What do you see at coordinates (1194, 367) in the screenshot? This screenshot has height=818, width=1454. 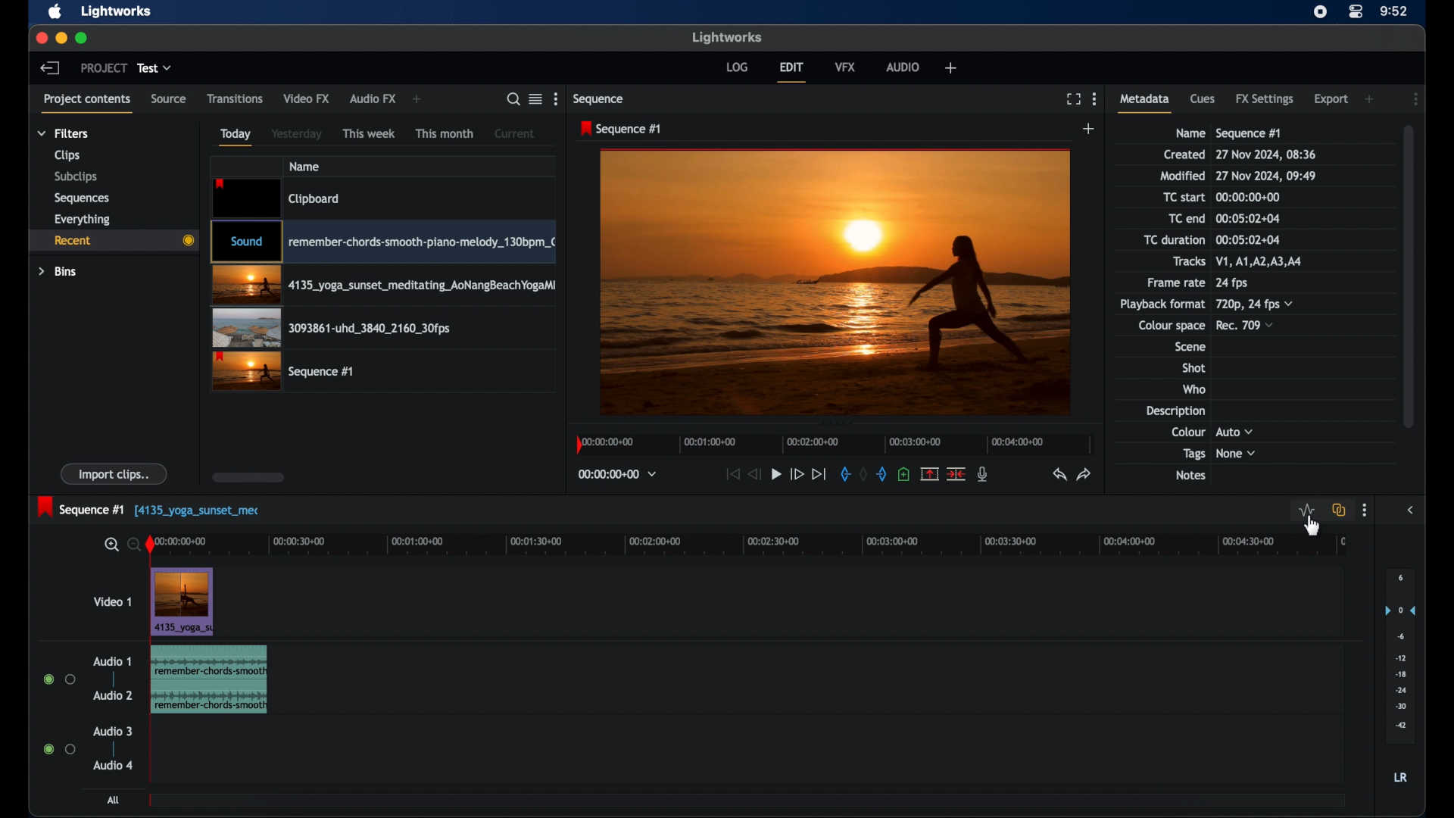 I see `shot` at bounding box center [1194, 367].